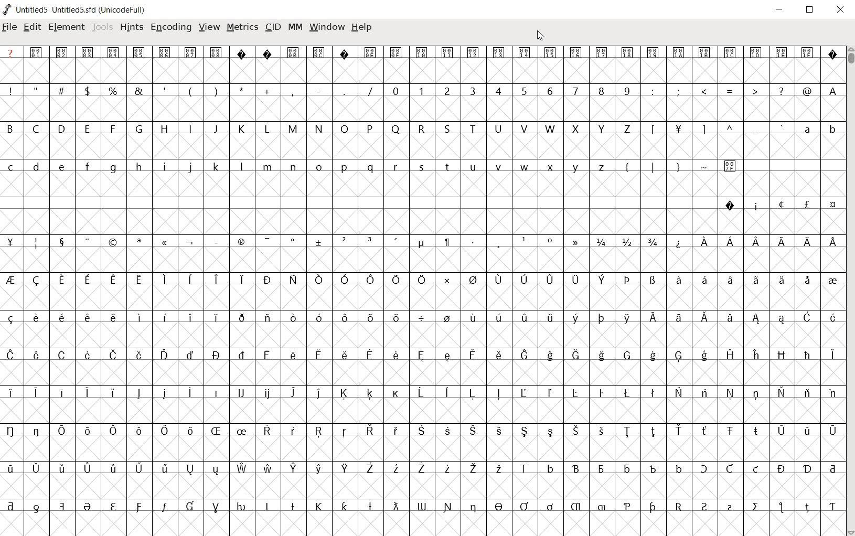 The image size is (855, 536). What do you see at coordinates (12, 356) in the screenshot?
I see `Symbol` at bounding box center [12, 356].